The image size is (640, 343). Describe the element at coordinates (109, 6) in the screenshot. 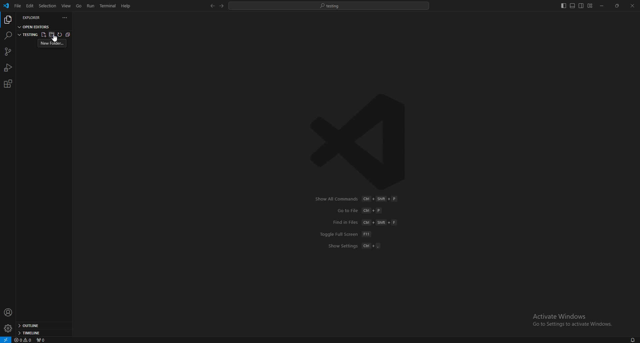

I see `terminal` at that location.